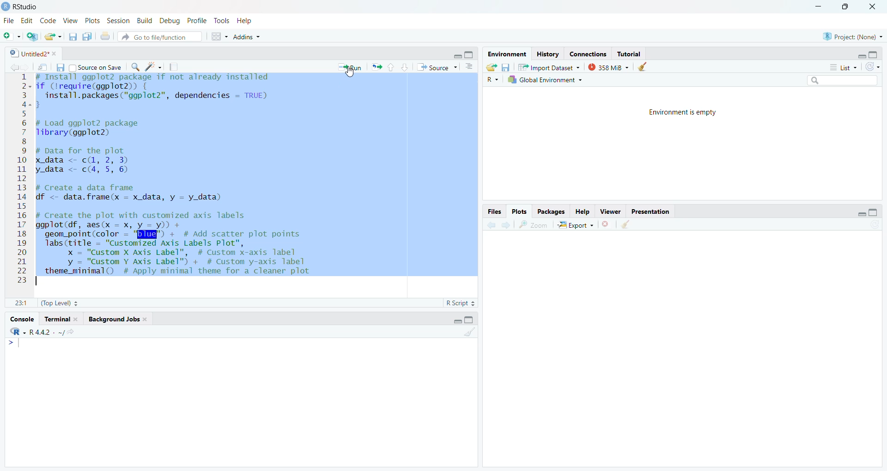 The width and height of the screenshot is (887, 471). Describe the element at coordinates (13, 36) in the screenshot. I see `add` at that location.